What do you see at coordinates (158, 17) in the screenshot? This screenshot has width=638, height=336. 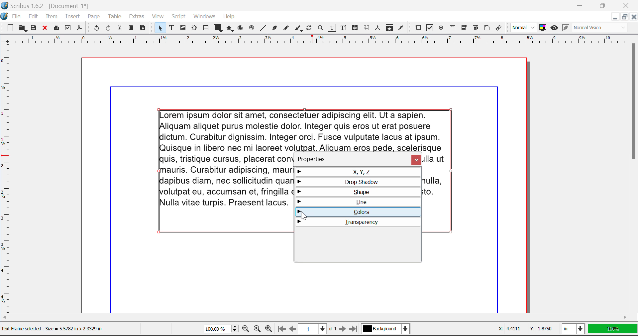 I see `View` at bounding box center [158, 17].